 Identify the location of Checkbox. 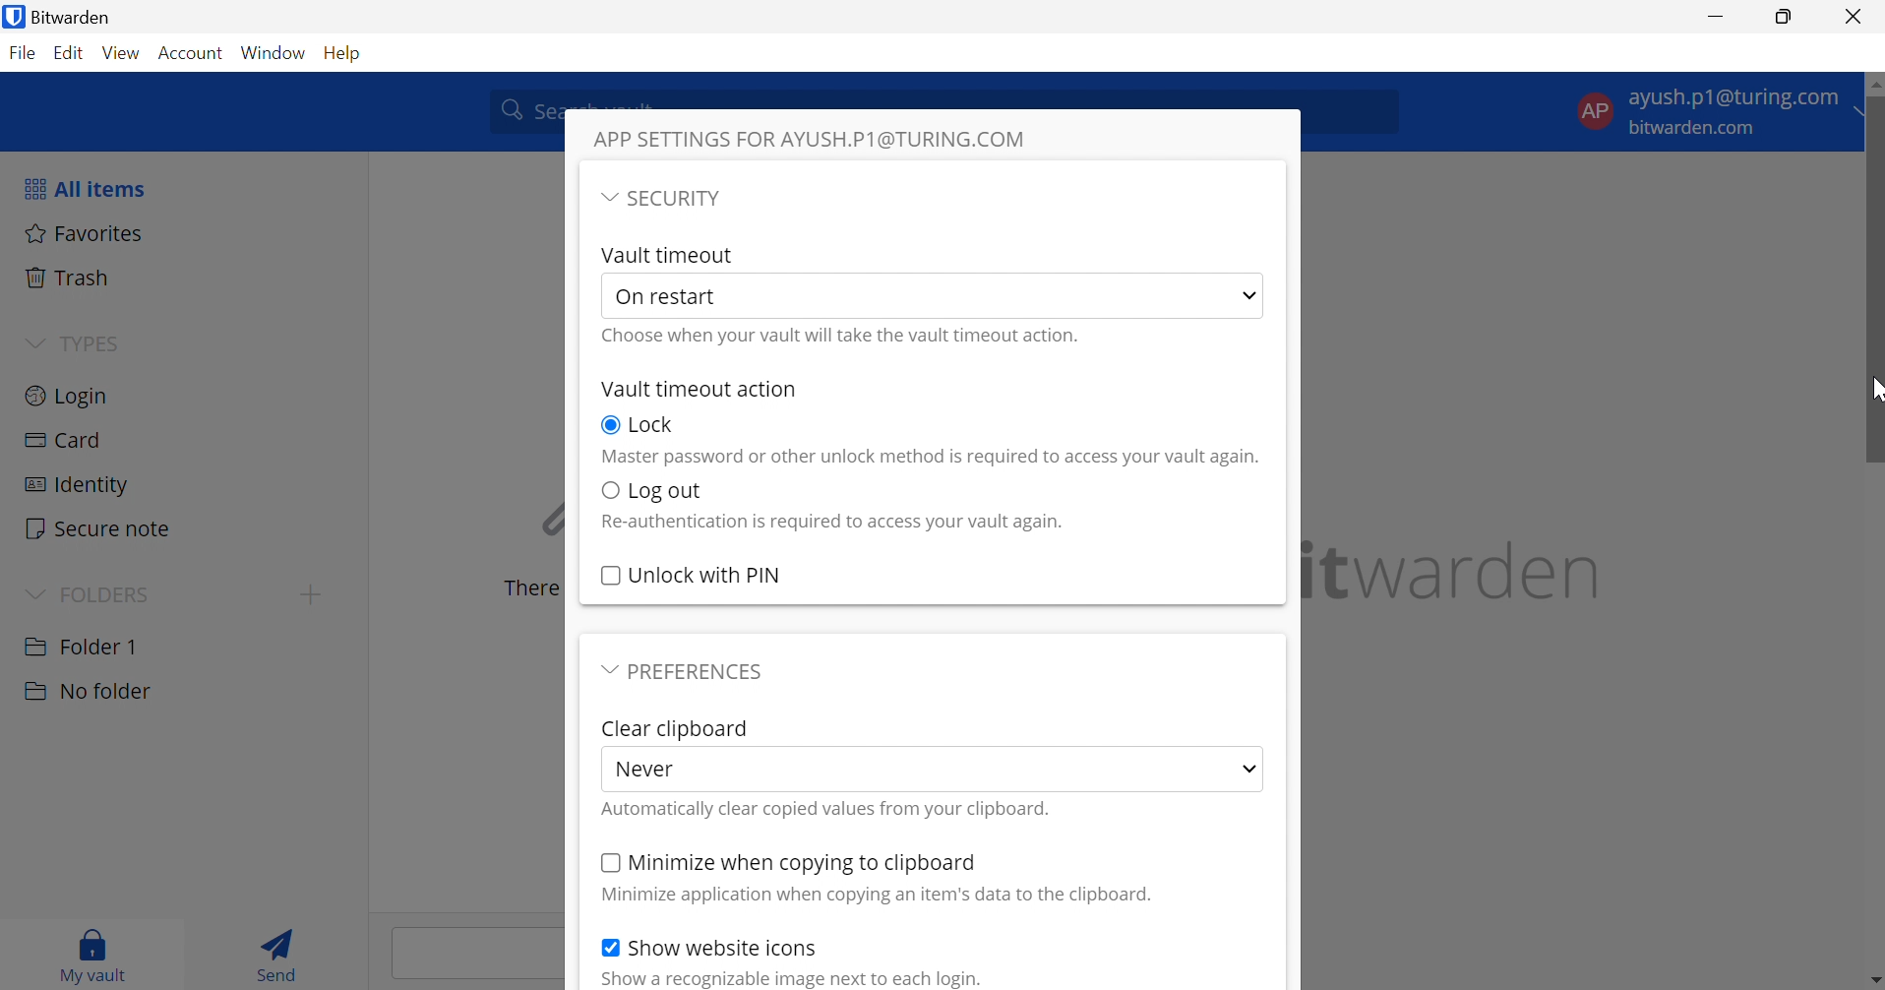
(607, 862).